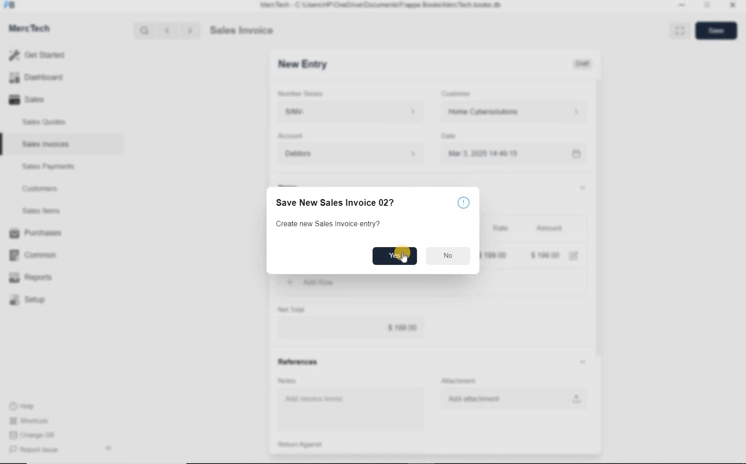  Describe the element at coordinates (37, 278) in the screenshot. I see `Reports` at that location.